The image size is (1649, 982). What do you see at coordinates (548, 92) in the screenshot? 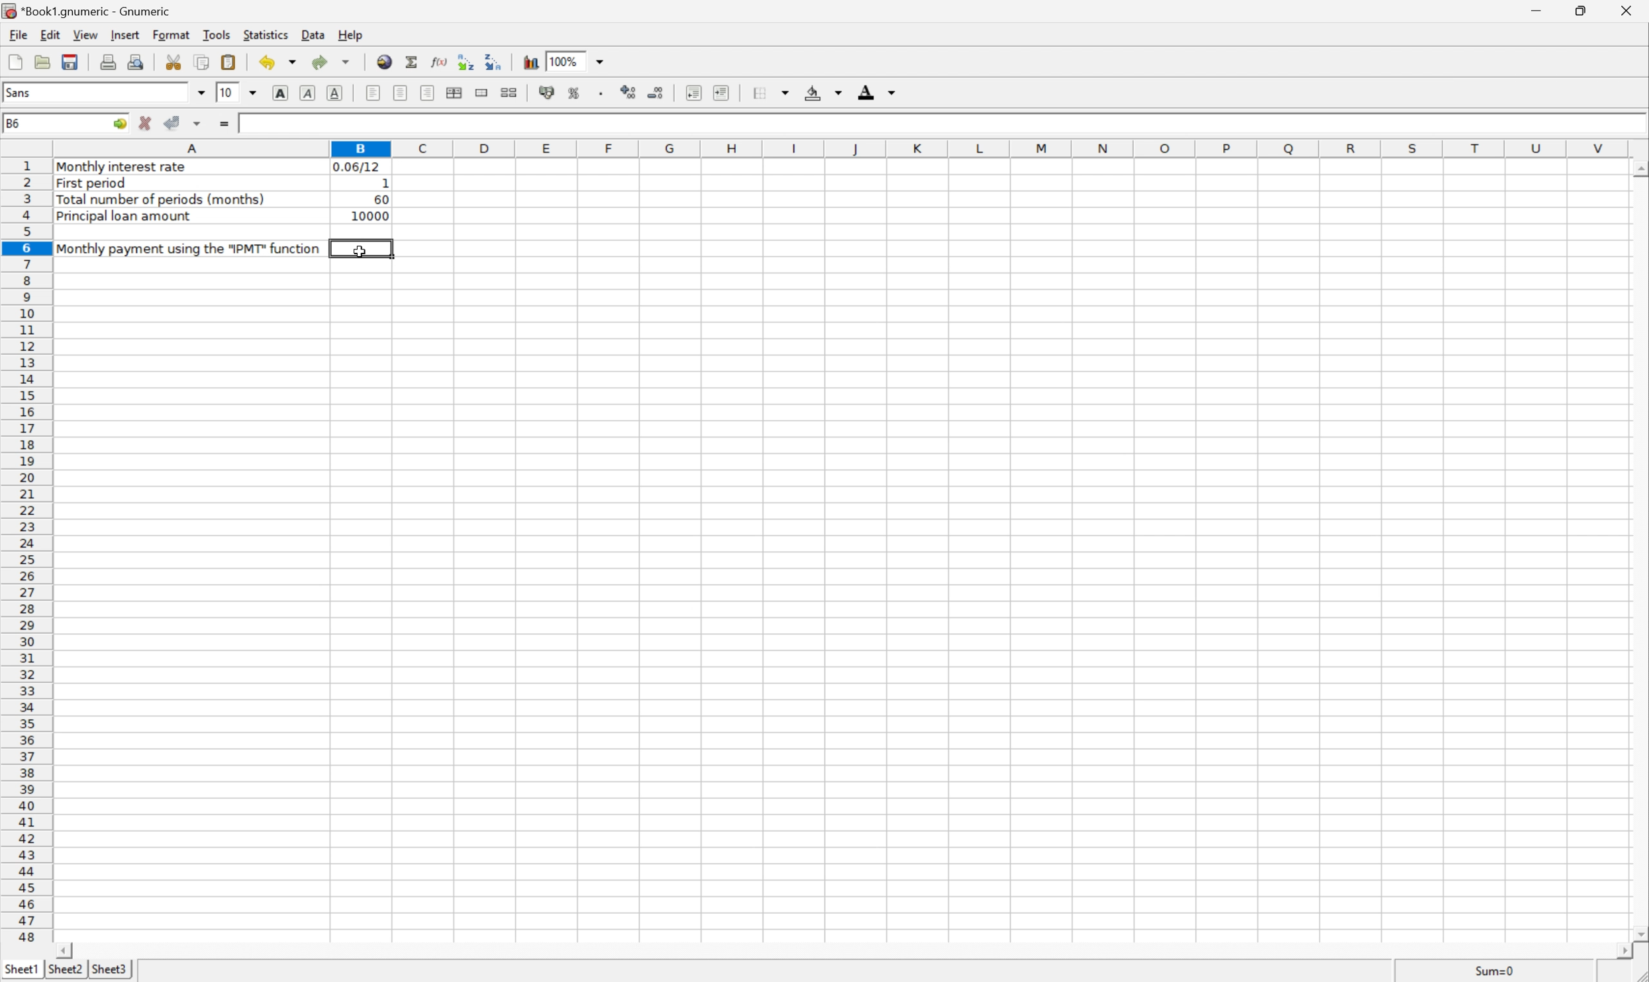
I see `Format the selection as accounting` at bounding box center [548, 92].